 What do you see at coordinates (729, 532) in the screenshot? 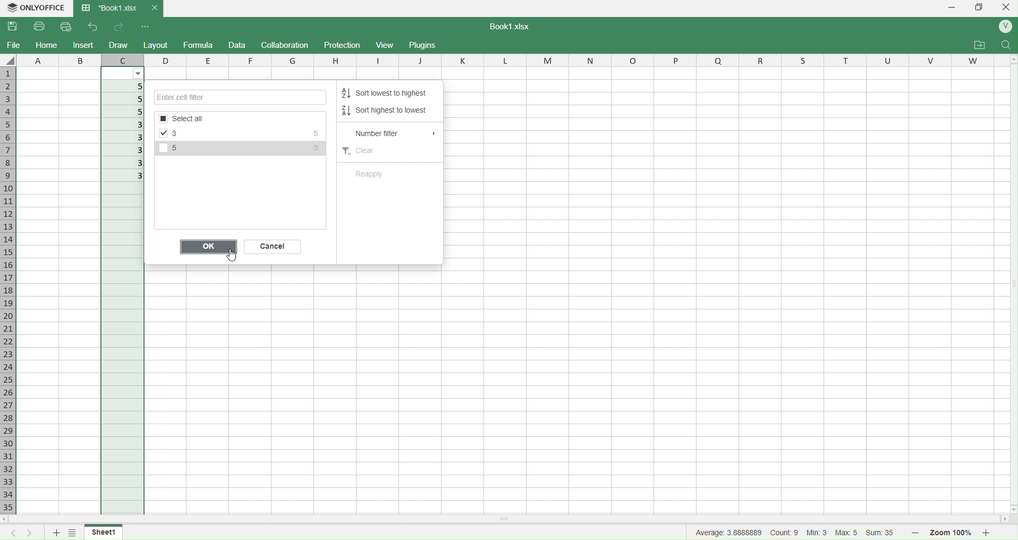
I see `average` at bounding box center [729, 532].